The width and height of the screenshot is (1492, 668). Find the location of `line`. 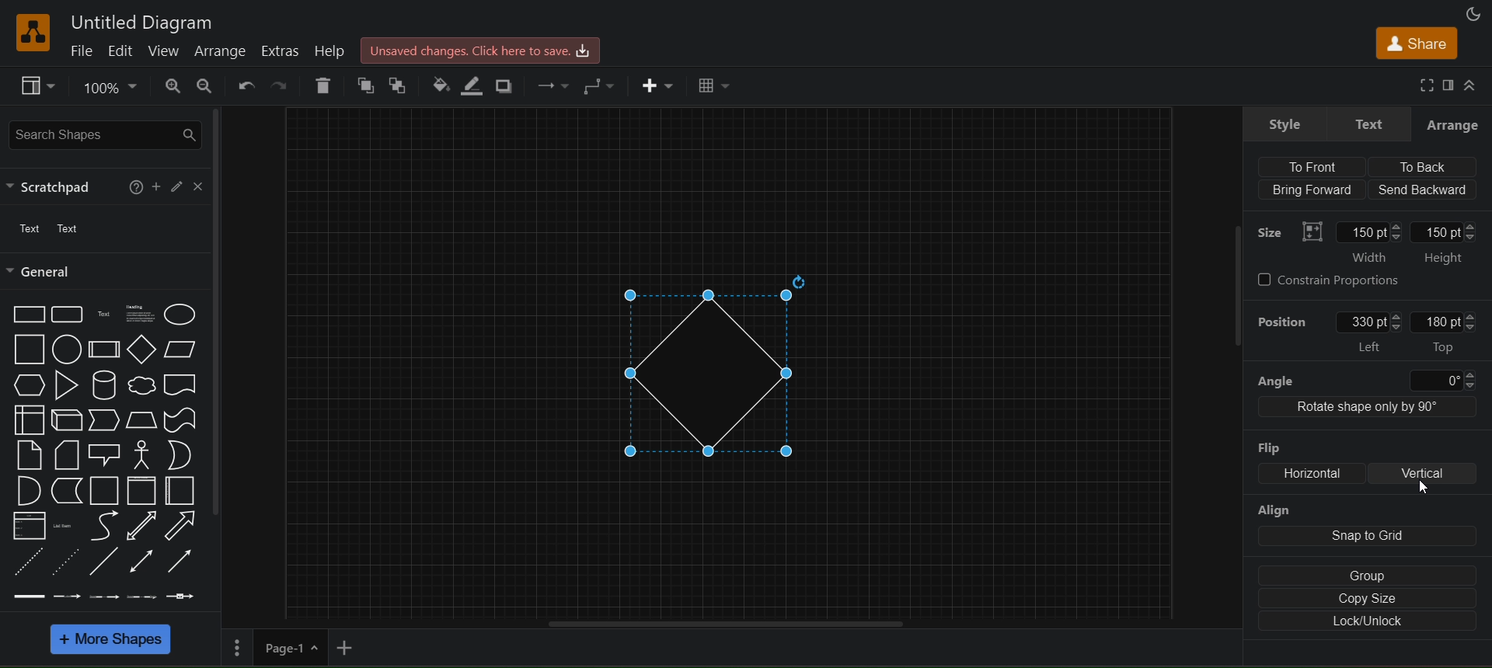

line is located at coordinates (106, 560).